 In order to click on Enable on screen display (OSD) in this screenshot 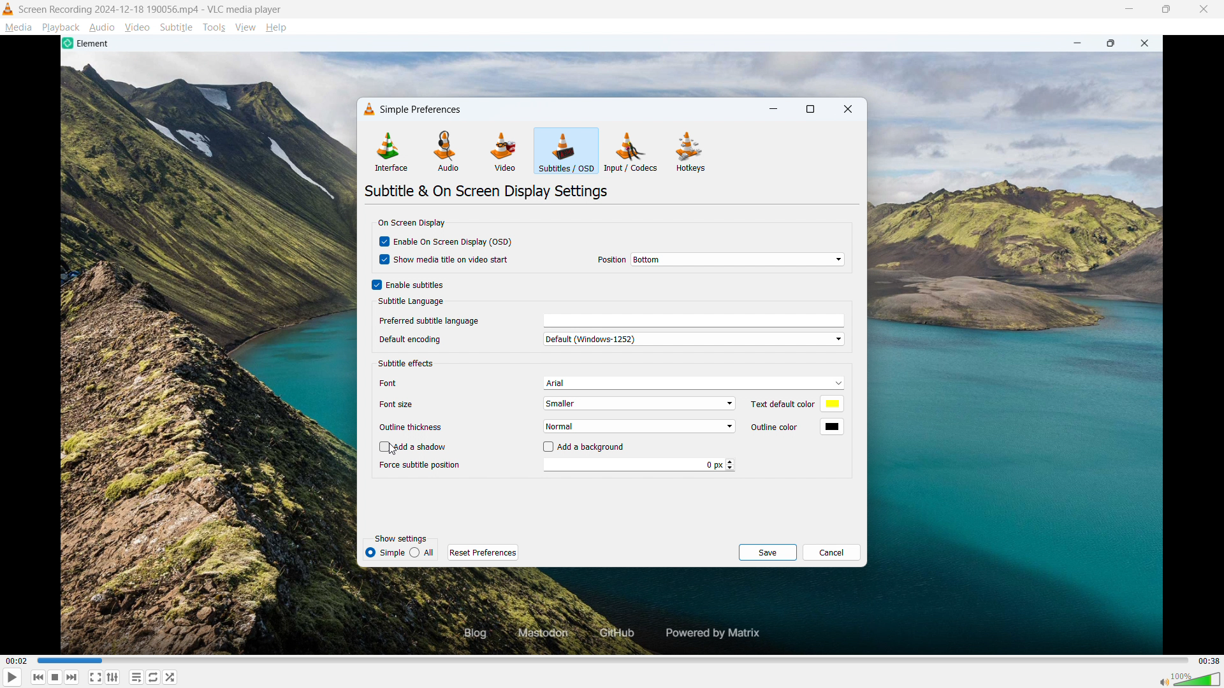, I will do `click(453, 241)`.